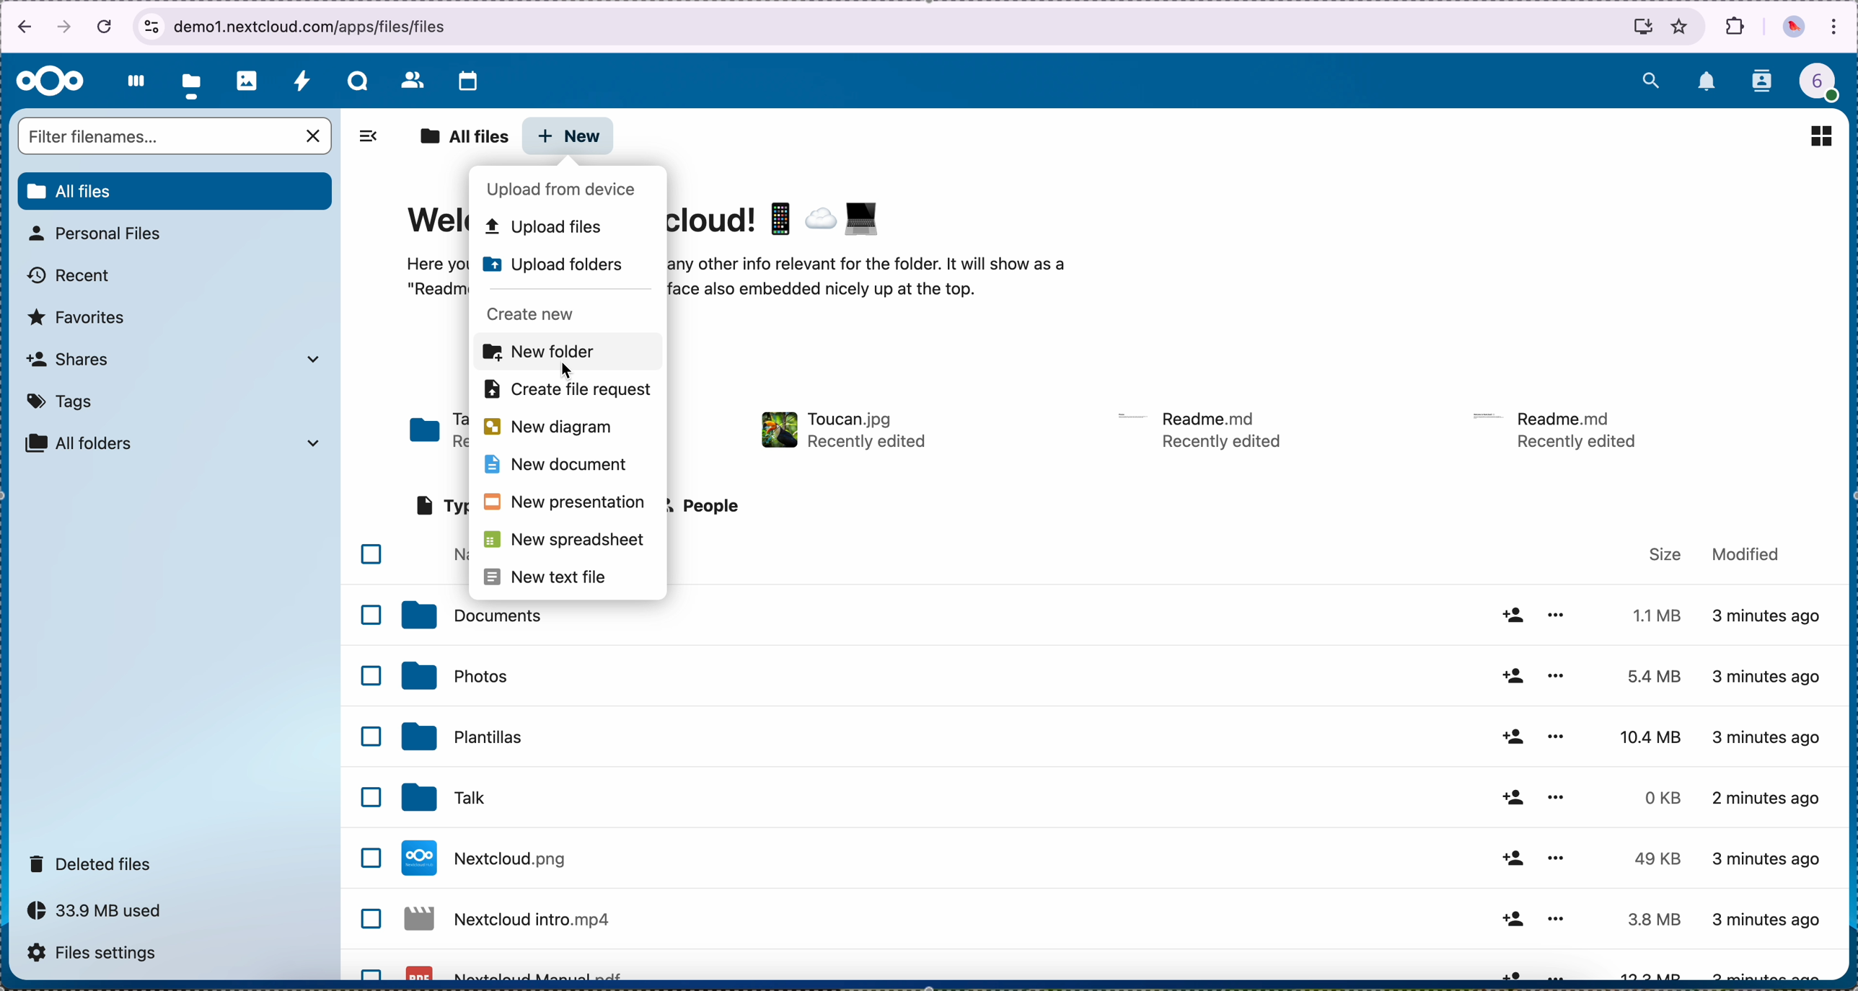  I want to click on photos, so click(247, 81).